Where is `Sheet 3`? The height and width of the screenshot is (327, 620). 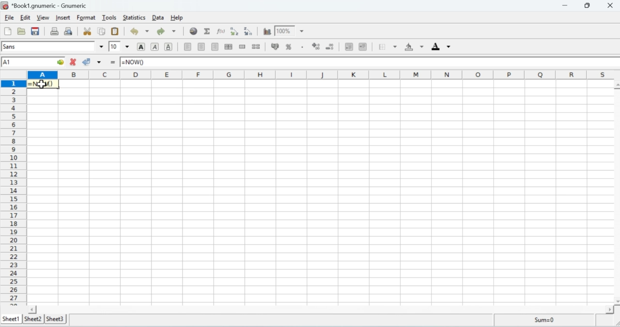
Sheet 3 is located at coordinates (56, 319).